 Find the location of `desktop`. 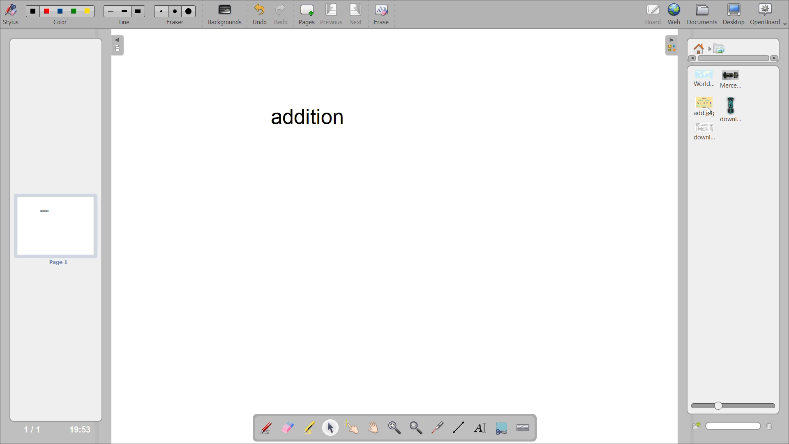

desktop is located at coordinates (736, 14).